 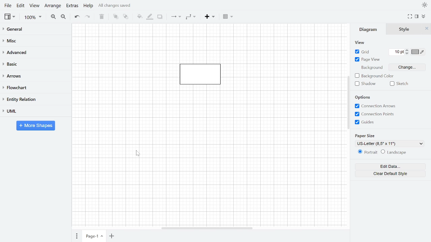 I want to click on Advanced, so click(x=36, y=52).